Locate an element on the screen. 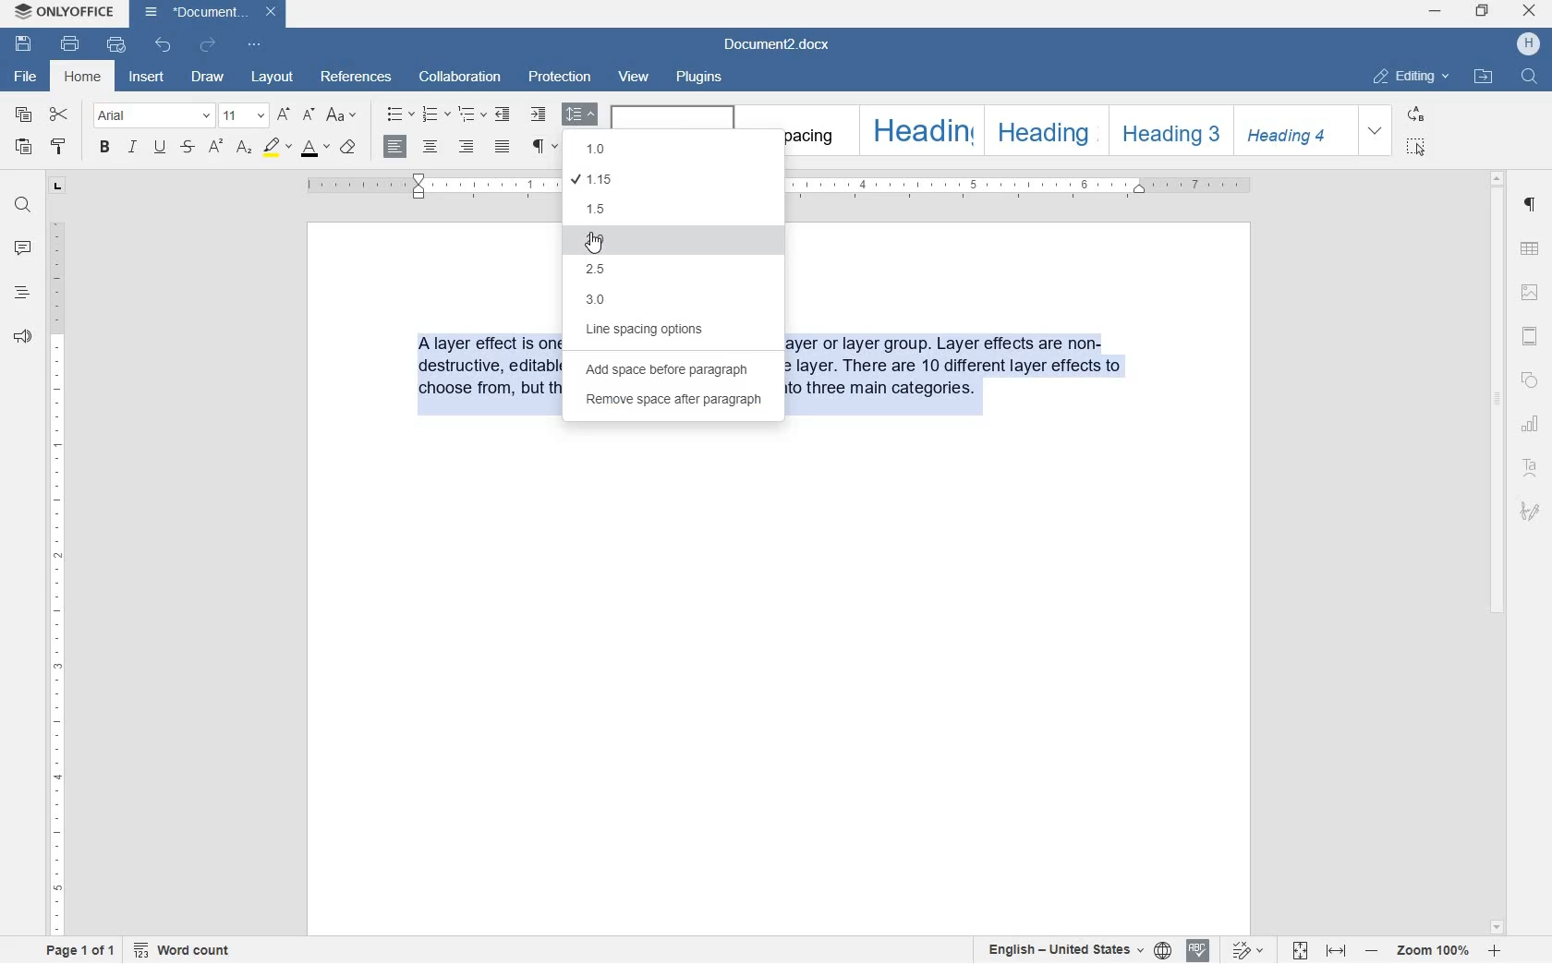 This screenshot has width=1552, height=964. change case is located at coordinates (343, 115).